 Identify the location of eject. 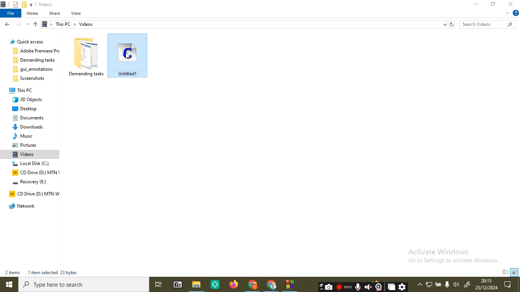
(32, 4).